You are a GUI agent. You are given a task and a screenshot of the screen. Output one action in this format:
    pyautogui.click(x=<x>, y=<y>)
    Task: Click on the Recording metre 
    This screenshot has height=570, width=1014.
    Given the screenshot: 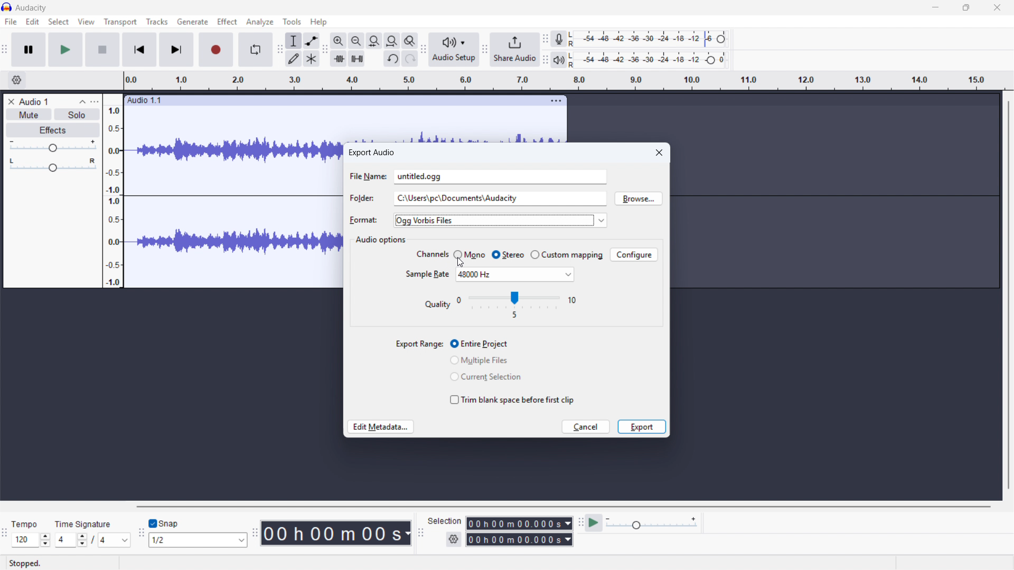 What is the action you would take?
    pyautogui.click(x=558, y=39)
    